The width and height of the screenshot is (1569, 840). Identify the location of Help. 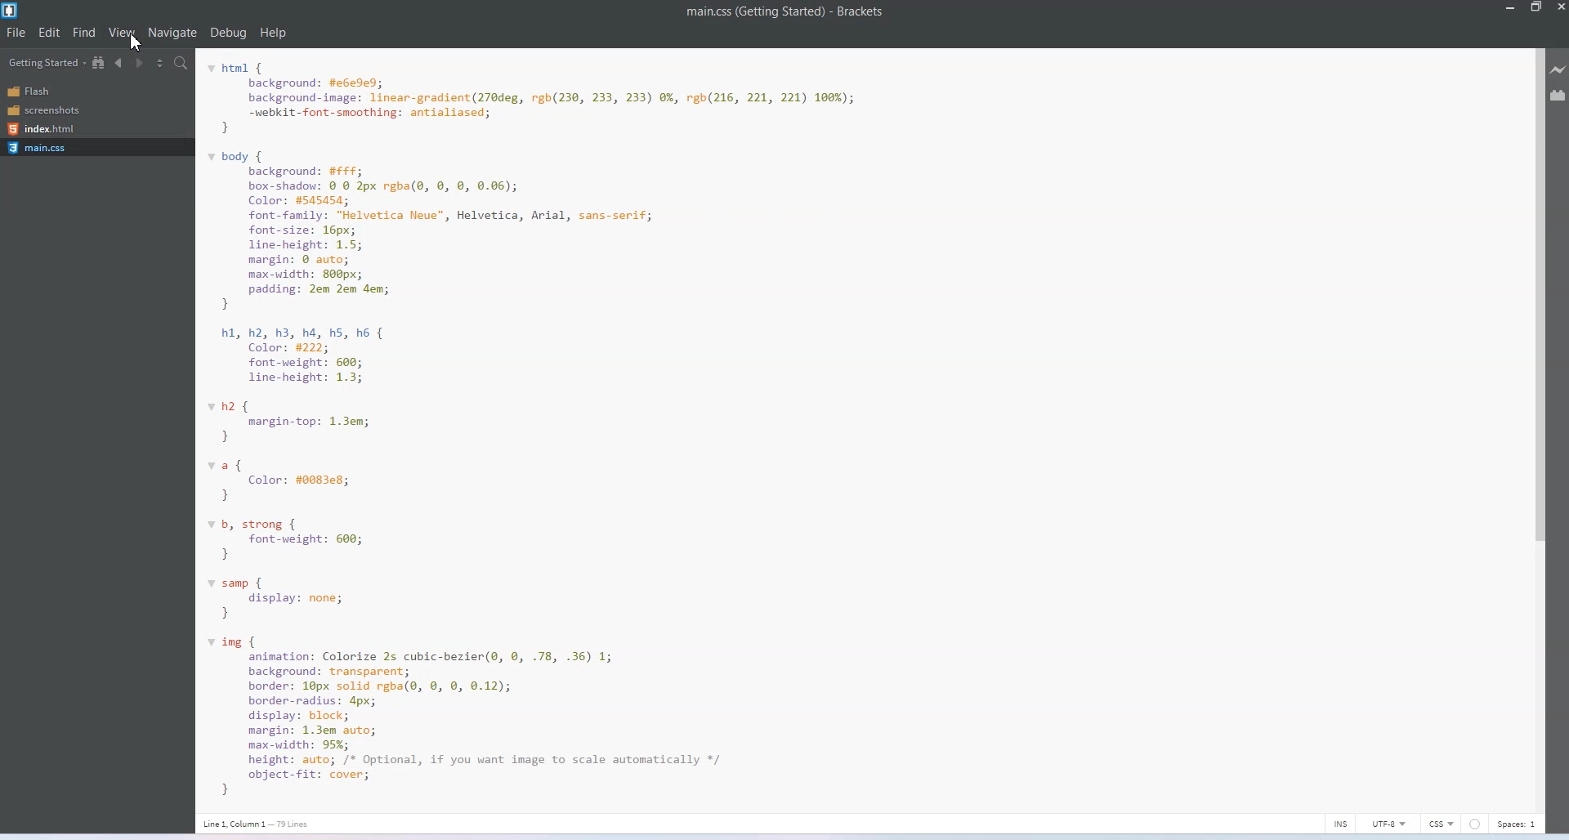
(274, 34).